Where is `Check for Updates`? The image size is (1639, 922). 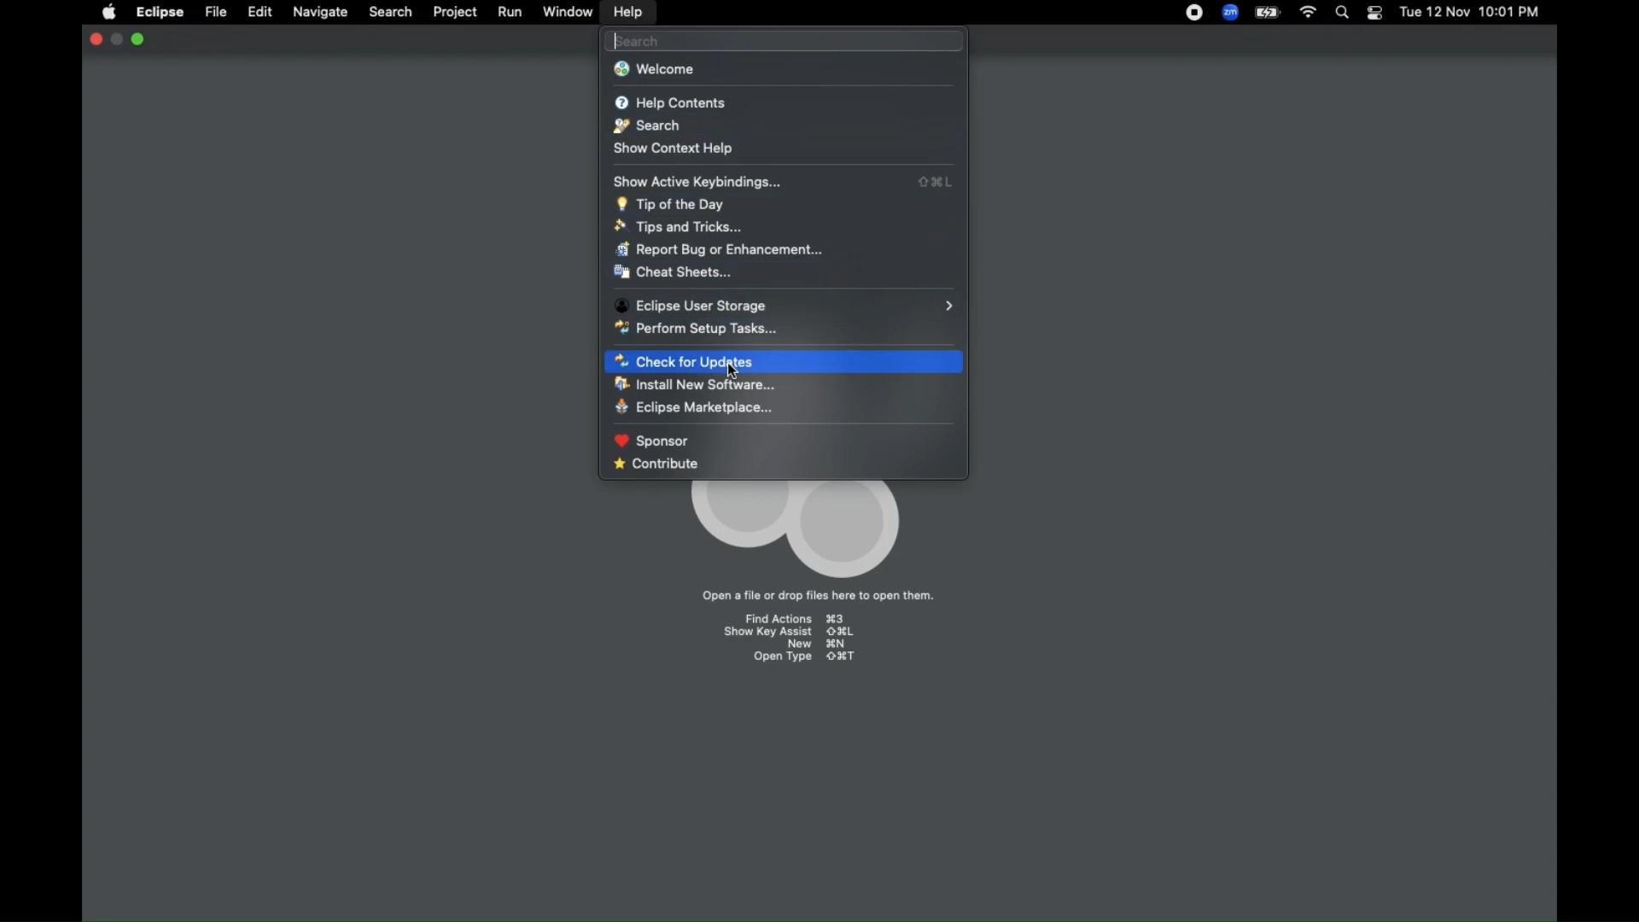 Check for Updates is located at coordinates (785, 362).